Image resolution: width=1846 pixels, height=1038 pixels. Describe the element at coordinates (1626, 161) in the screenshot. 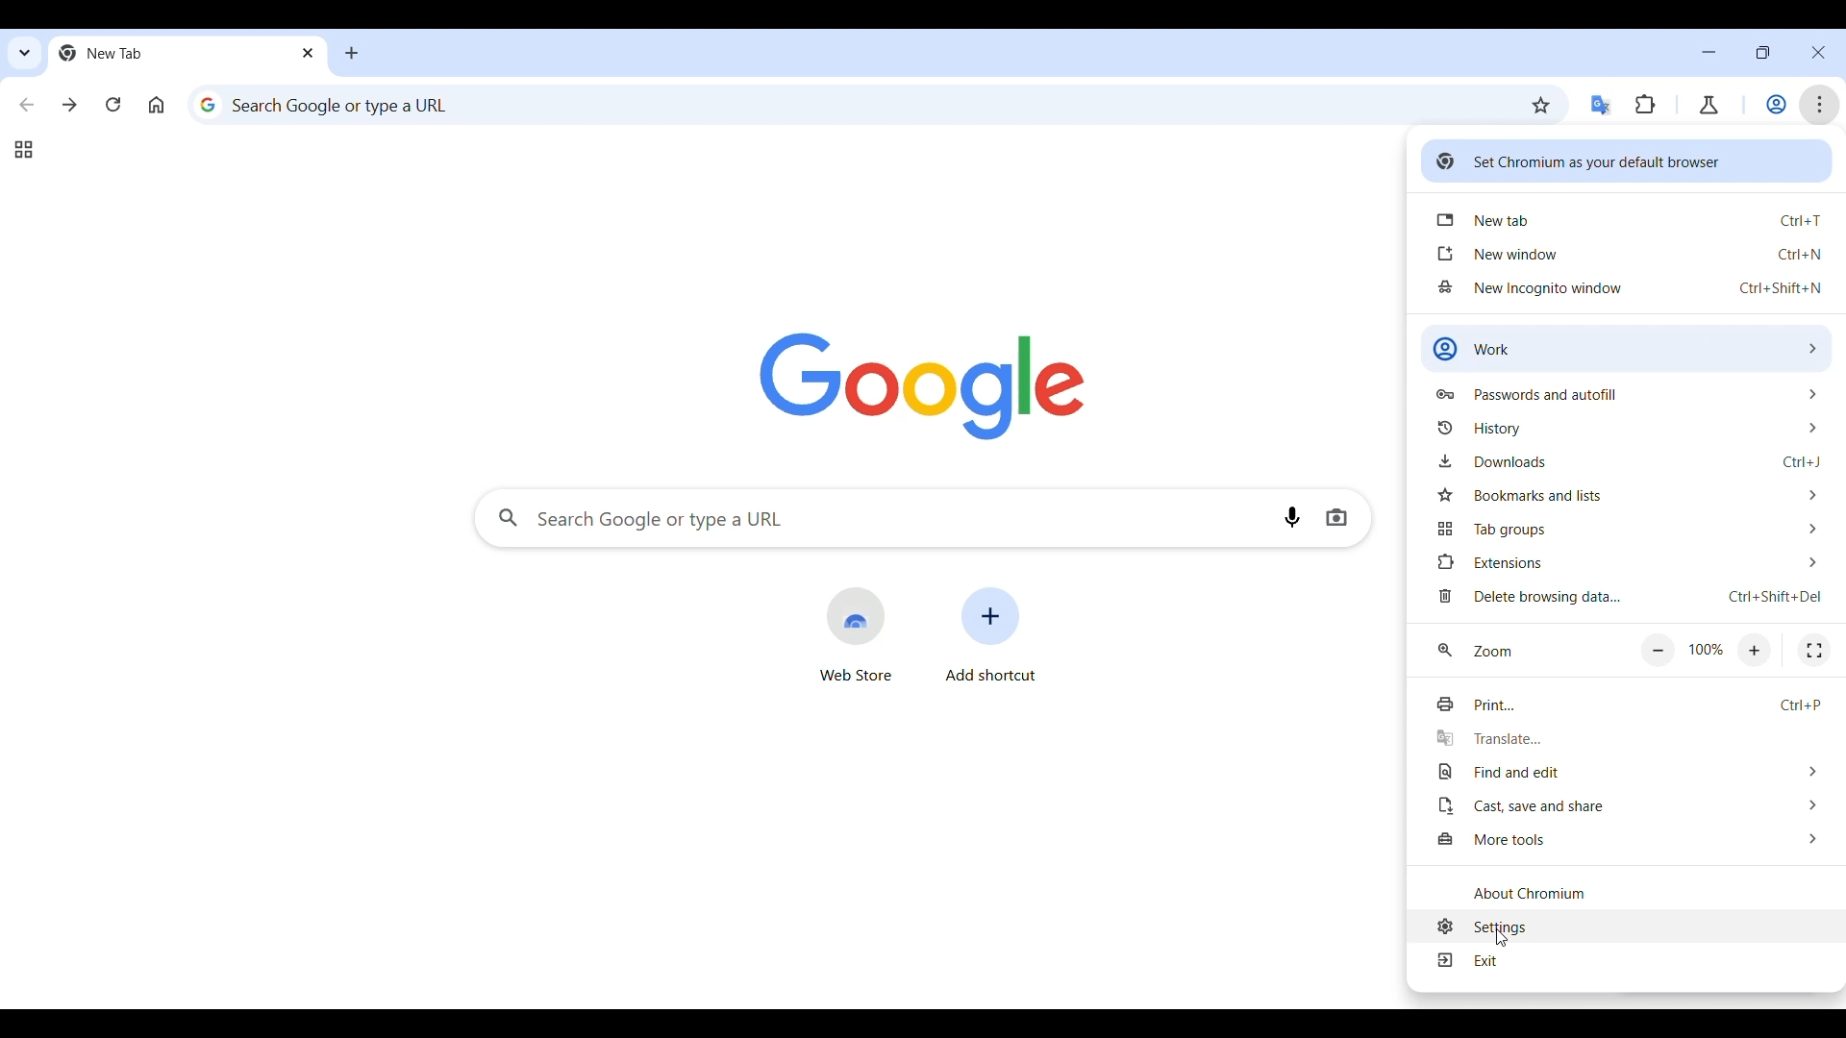

I see `Set Chromium as your default browser` at that location.